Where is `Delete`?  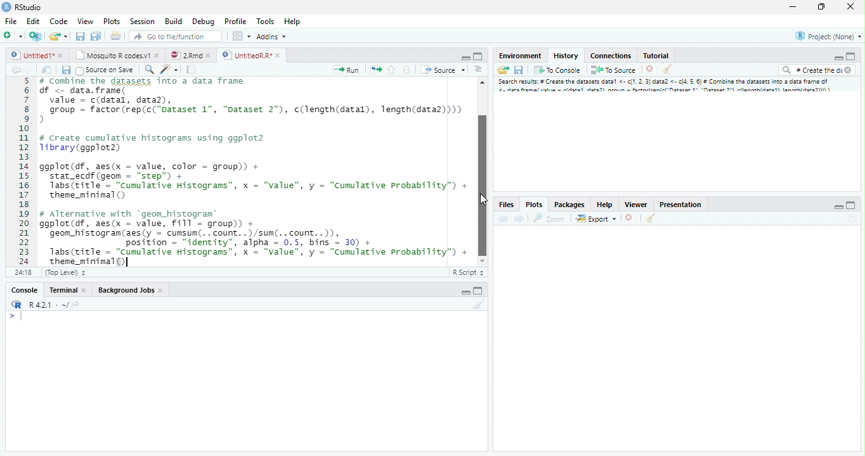 Delete is located at coordinates (650, 69).